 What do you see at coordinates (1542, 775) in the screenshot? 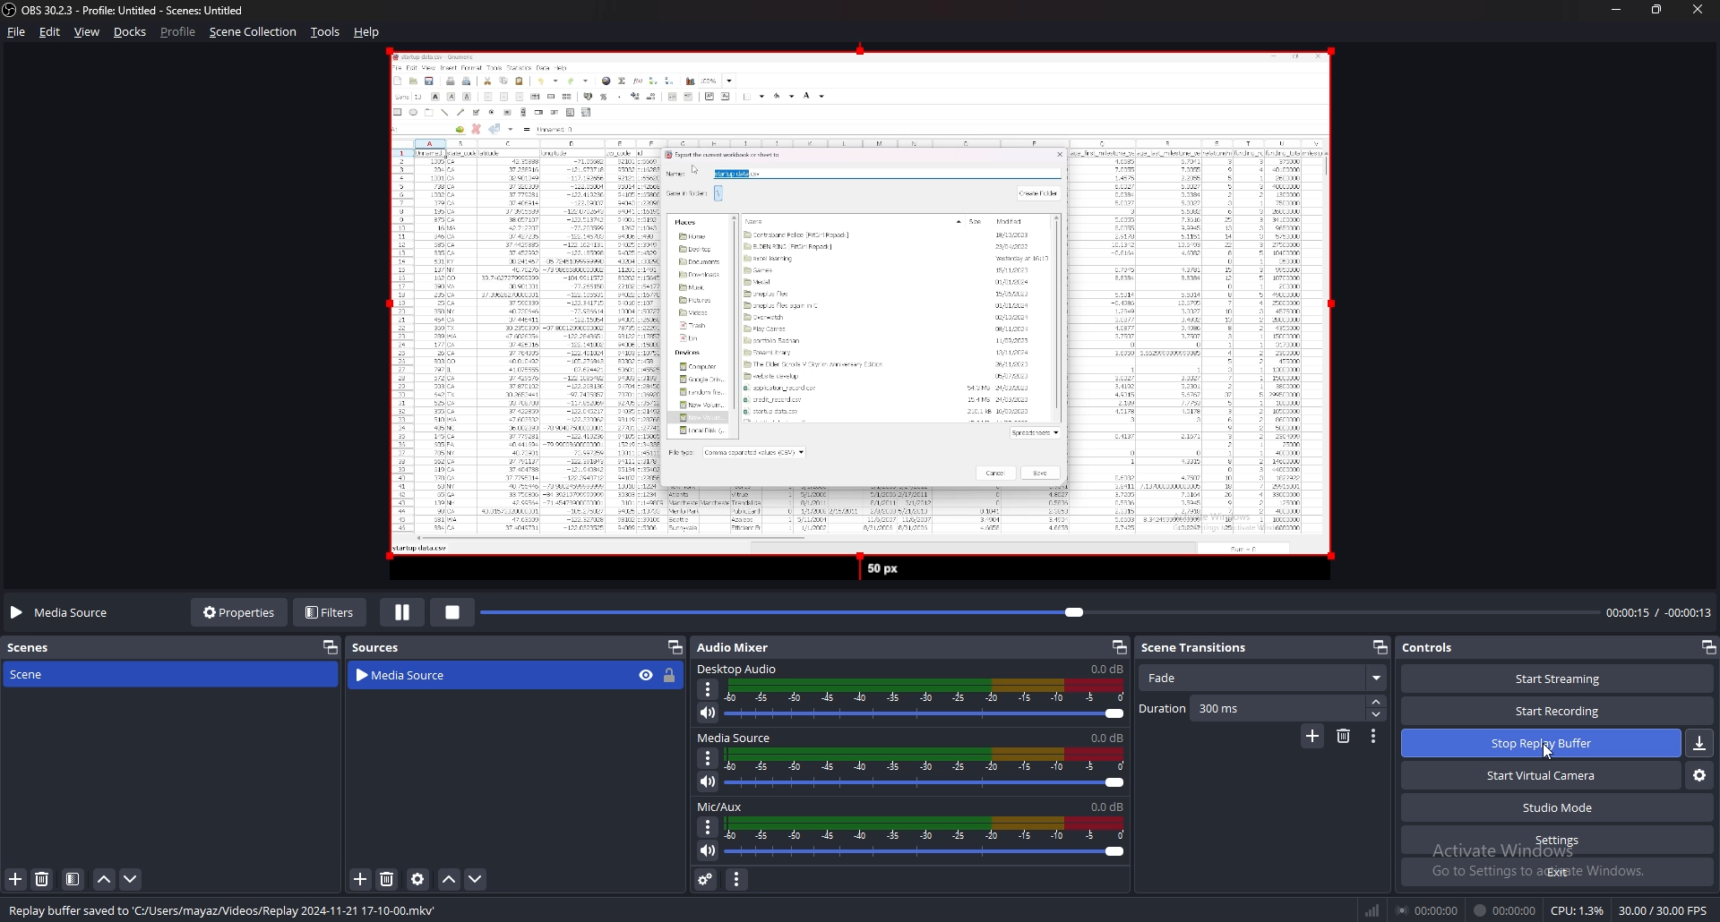
I see `start virtual camera` at bounding box center [1542, 775].